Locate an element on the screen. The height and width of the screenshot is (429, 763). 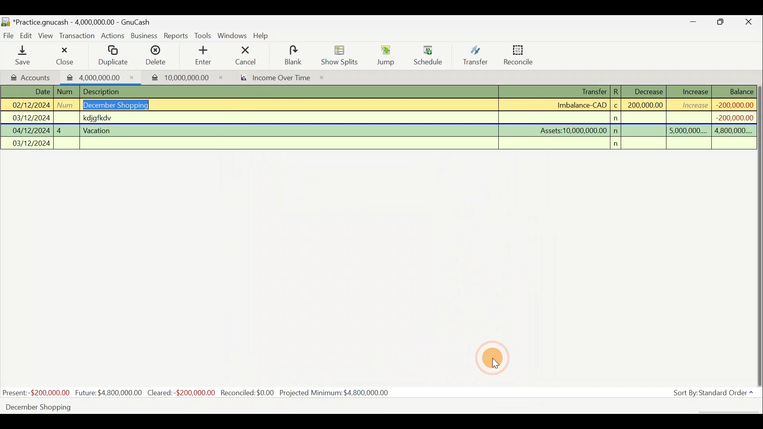
Accounts is located at coordinates (31, 77).